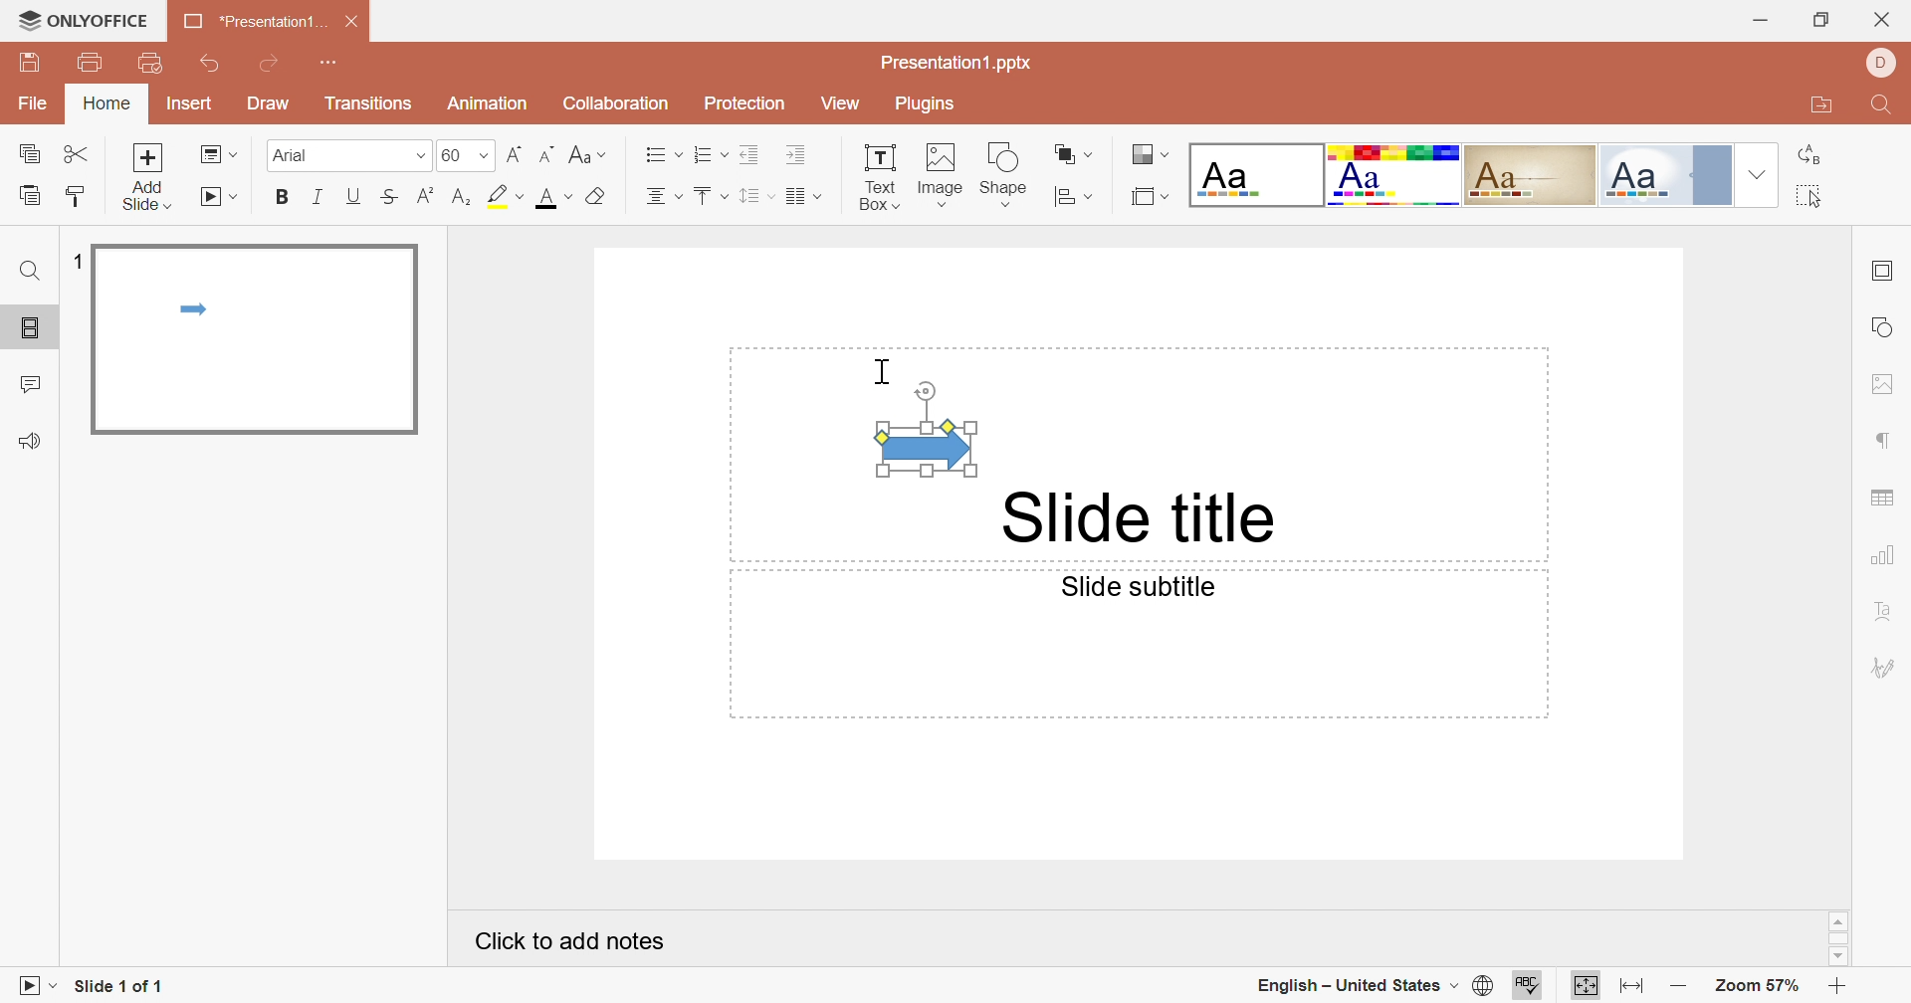  I want to click on Official, so click(1663, 175).